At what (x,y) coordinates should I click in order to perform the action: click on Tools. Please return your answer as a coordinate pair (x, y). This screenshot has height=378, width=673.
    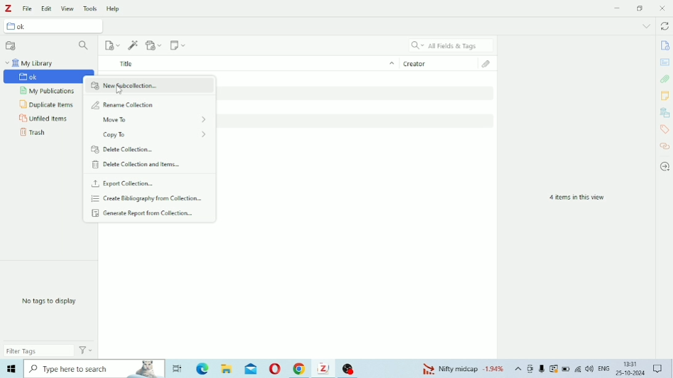
    Looking at the image, I should click on (91, 8).